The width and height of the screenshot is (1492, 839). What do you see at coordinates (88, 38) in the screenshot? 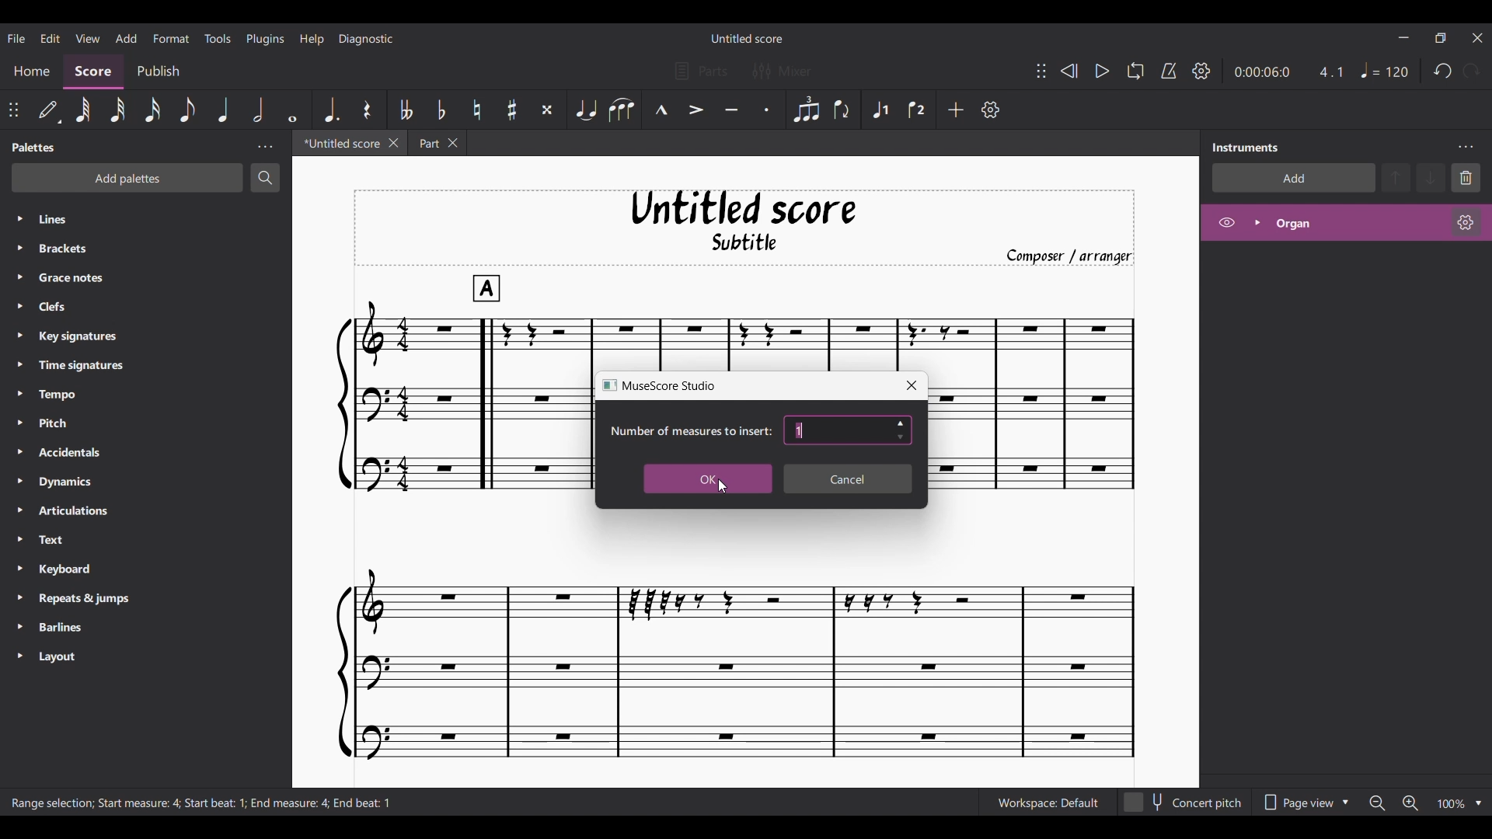
I see `View menu` at bounding box center [88, 38].